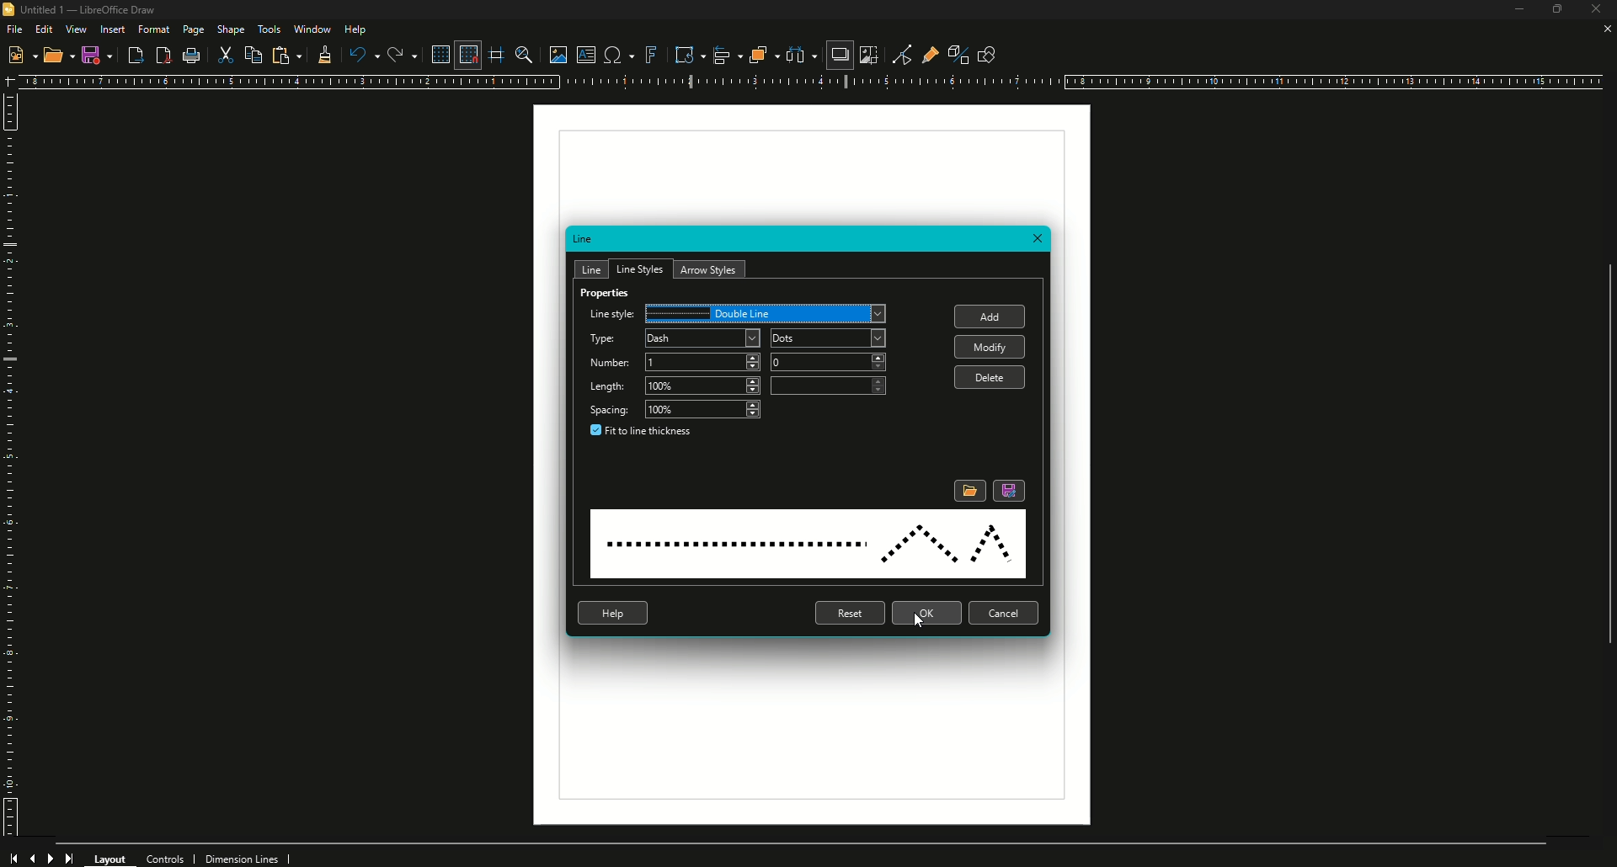 The image size is (1617, 867). What do you see at coordinates (286, 56) in the screenshot?
I see `Paste` at bounding box center [286, 56].